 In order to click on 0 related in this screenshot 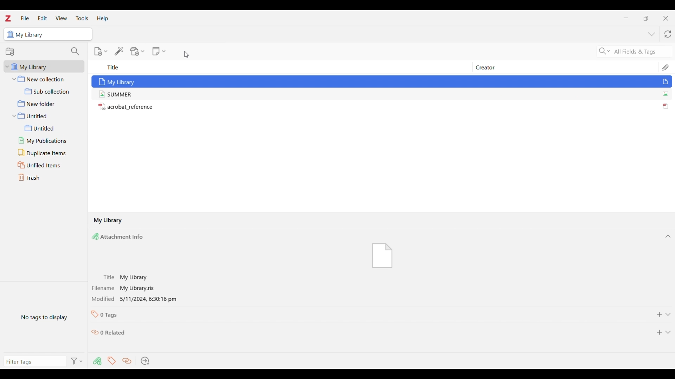, I will do `click(111, 332)`.